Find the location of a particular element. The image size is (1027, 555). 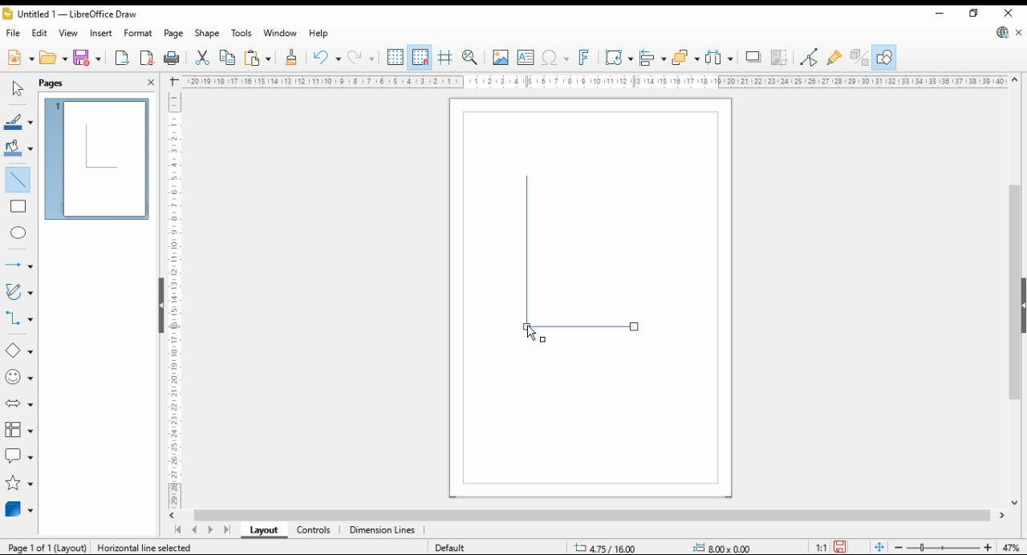

 is located at coordinates (714, 545).